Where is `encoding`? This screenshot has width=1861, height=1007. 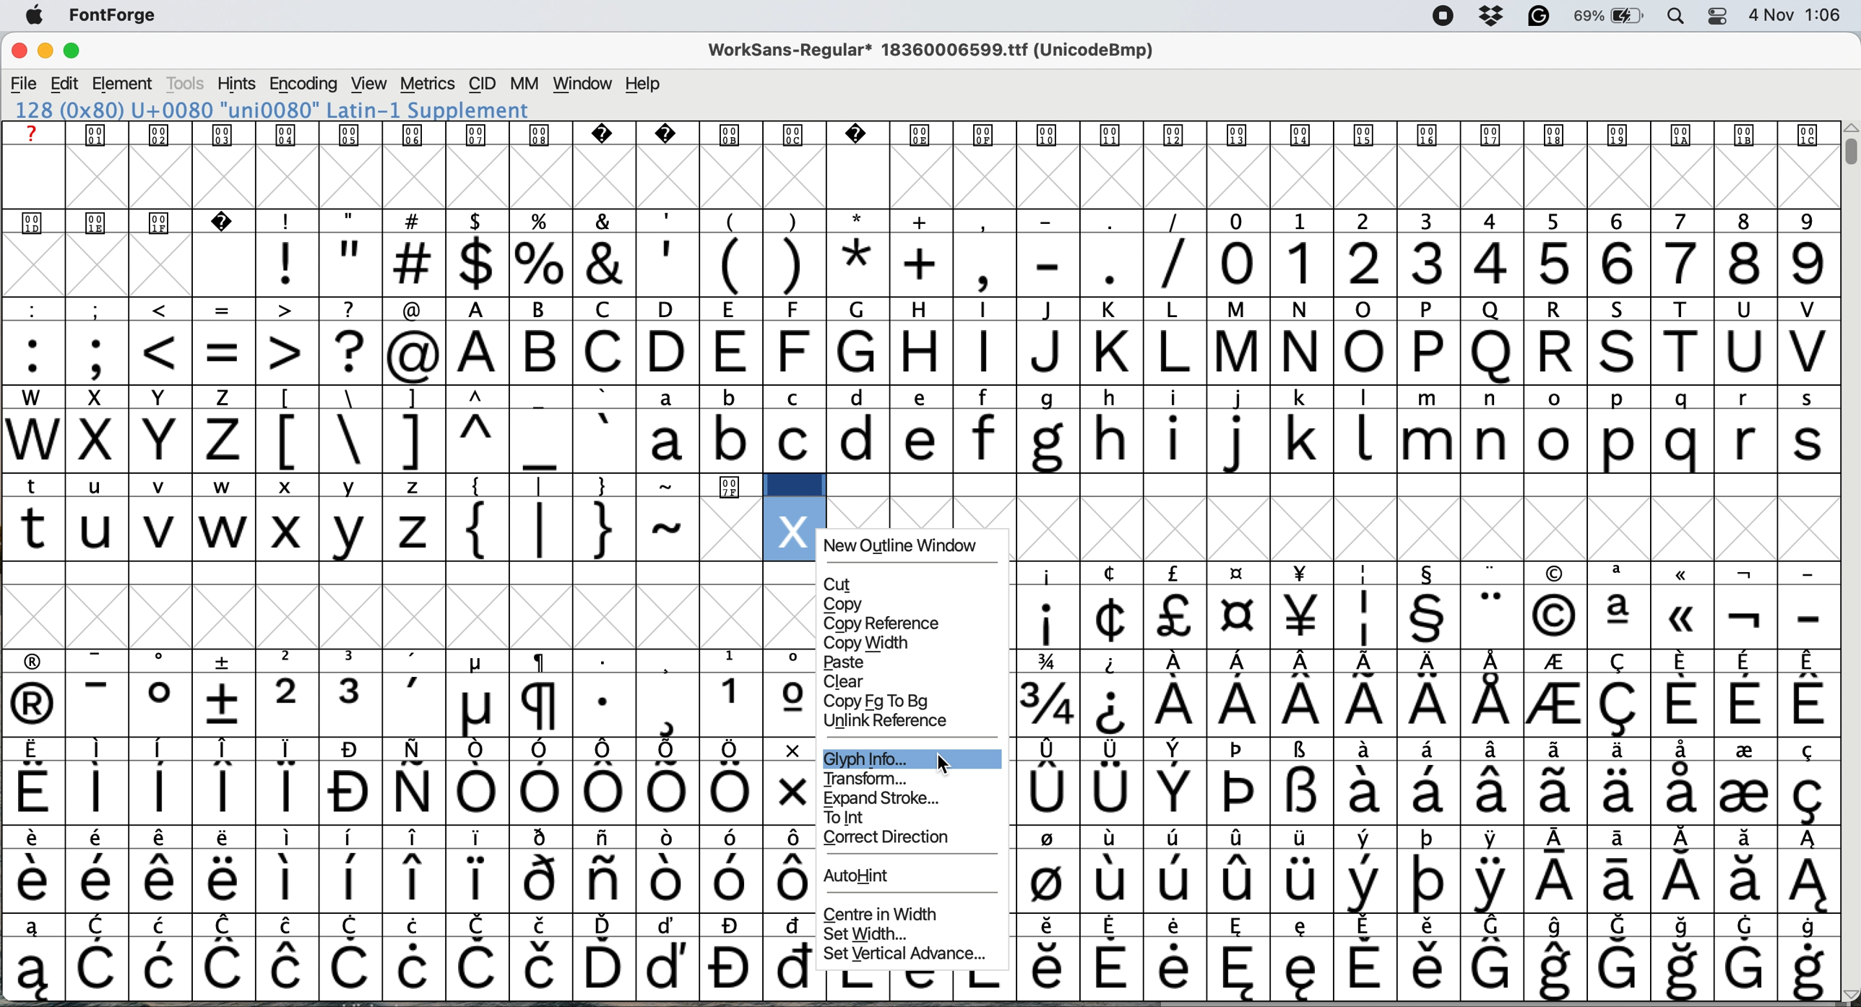 encoding is located at coordinates (303, 84).